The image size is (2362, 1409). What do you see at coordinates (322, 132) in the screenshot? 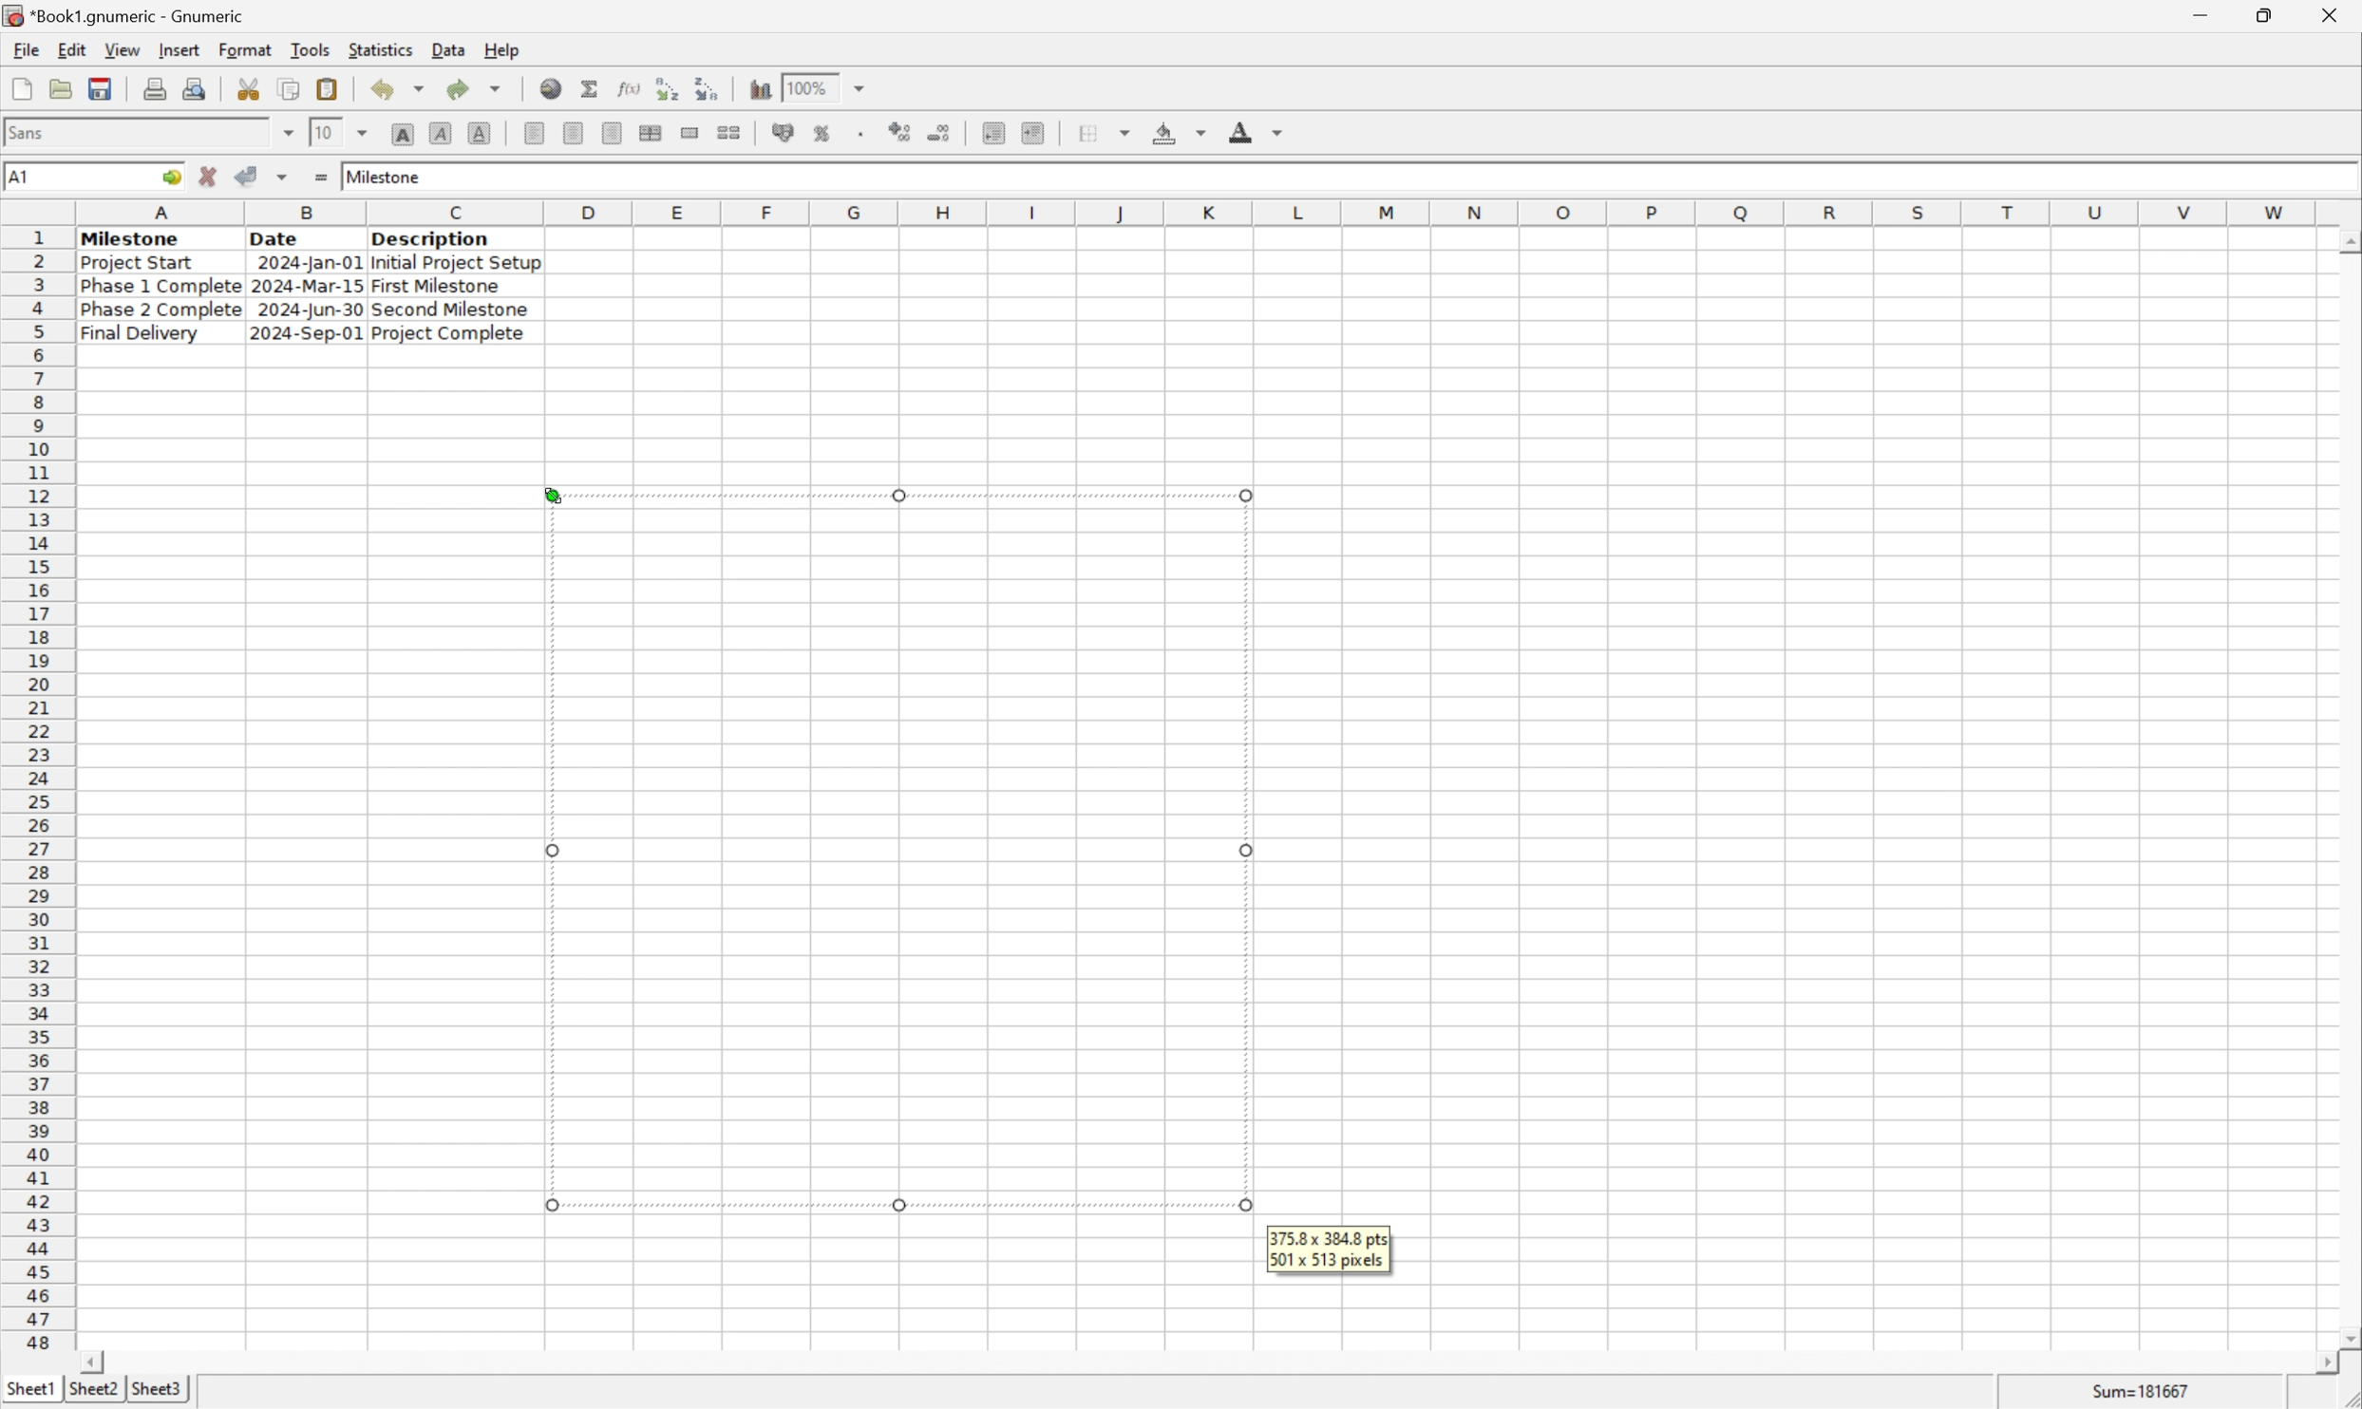
I see `10` at bounding box center [322, 132].